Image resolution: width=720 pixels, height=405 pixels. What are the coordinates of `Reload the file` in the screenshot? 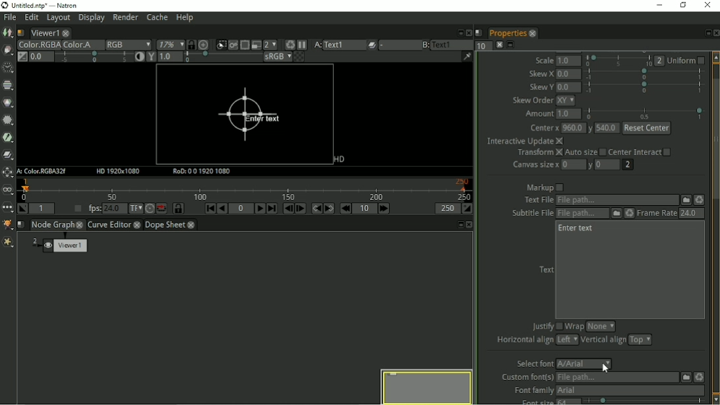 It's located at (699, 376).